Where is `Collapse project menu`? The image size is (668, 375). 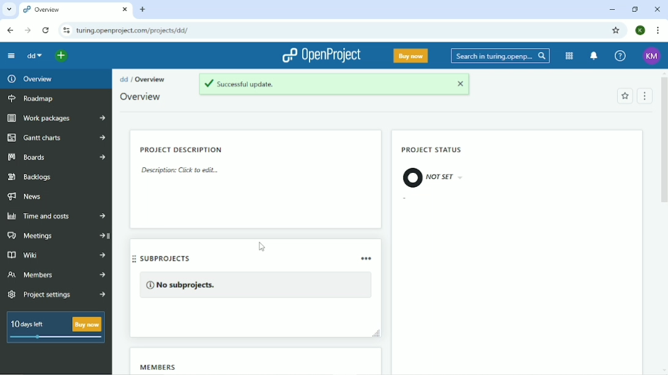 Collapse project menu is located at coordinates (12, 56).